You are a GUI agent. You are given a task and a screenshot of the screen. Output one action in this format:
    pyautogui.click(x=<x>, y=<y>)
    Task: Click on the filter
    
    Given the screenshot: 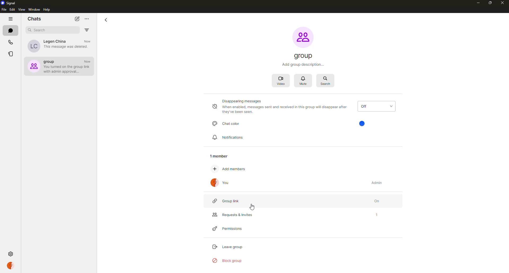 What is the action you would take?
    pyautogui.click(x=87, y=30)
    